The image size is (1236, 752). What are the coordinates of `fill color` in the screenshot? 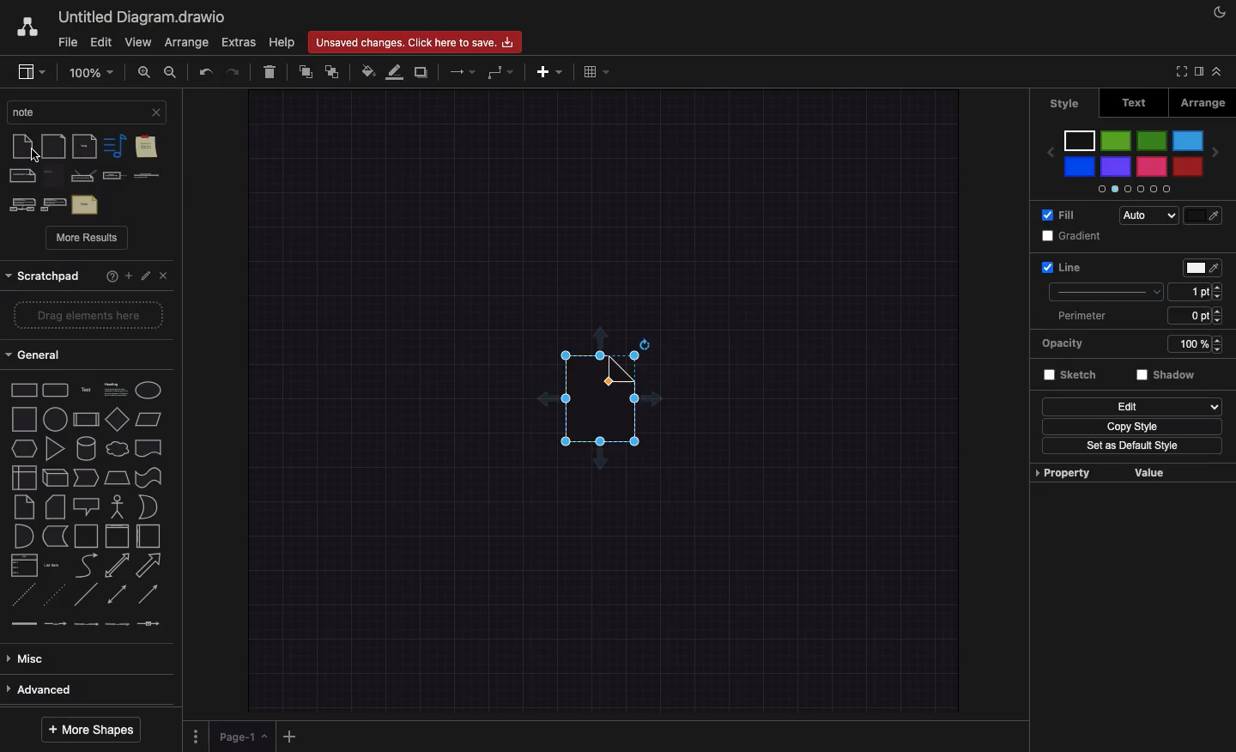 It's located at (1202, 215).